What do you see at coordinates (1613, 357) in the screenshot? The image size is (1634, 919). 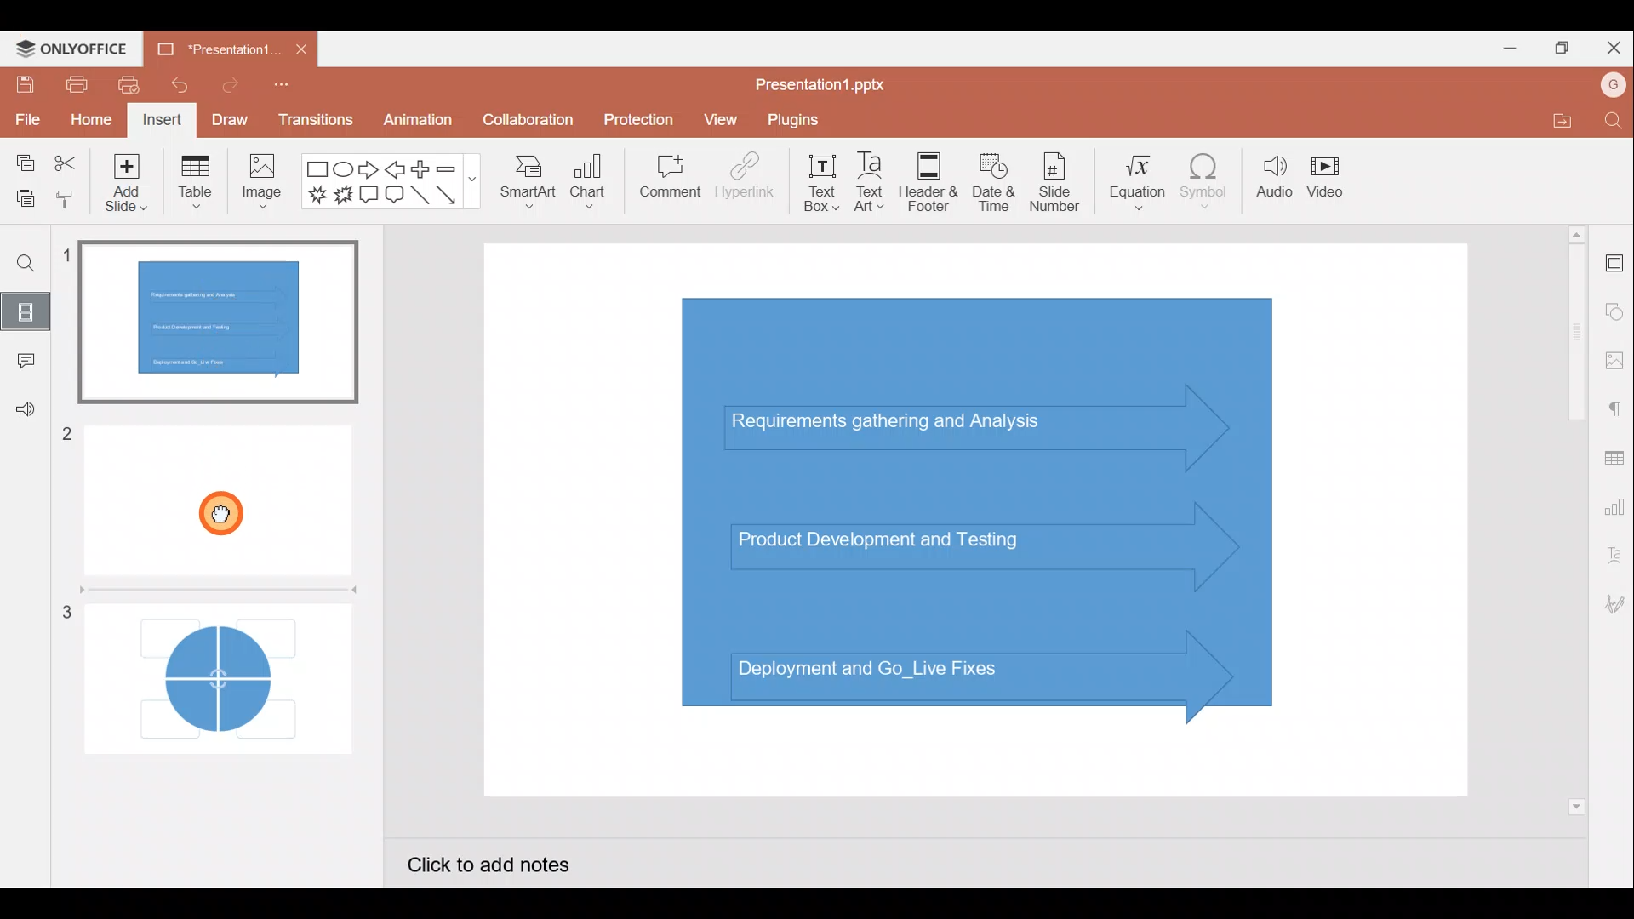 I see `Image settings` at bounding box center [1613, 357].